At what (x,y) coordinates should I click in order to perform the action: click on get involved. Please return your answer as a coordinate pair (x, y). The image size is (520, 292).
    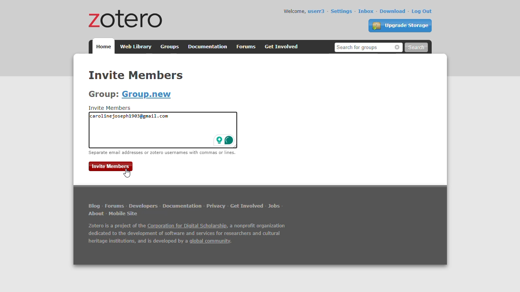
    Looking at the image, I should click on (281, 47).